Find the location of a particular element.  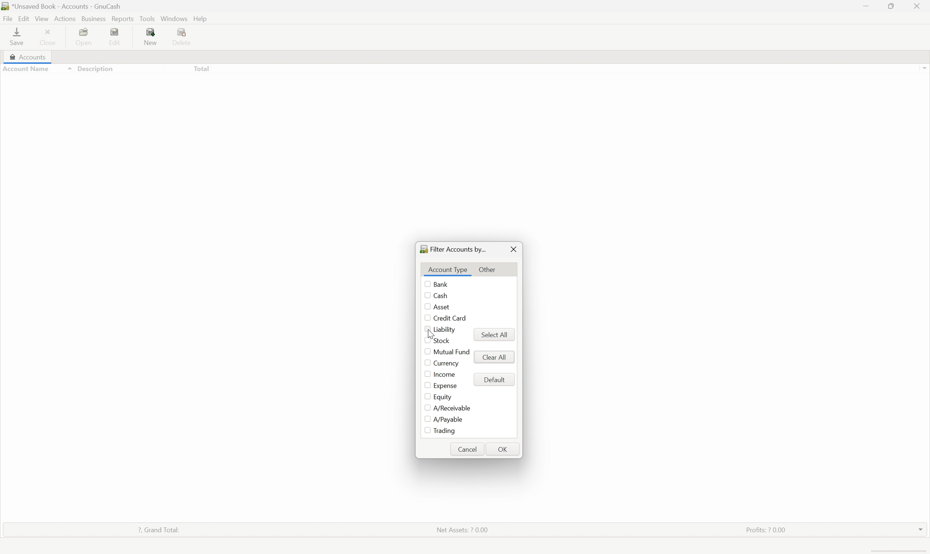

Edit is located at coordinates (116, 37).